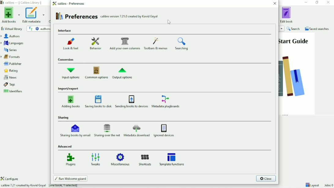 The height and width of the screenshot is (188, 334). What do you see at coordinates (107, 130) in the screenshot?
I see `Sharing over the net` at bounding box center [107, 130].